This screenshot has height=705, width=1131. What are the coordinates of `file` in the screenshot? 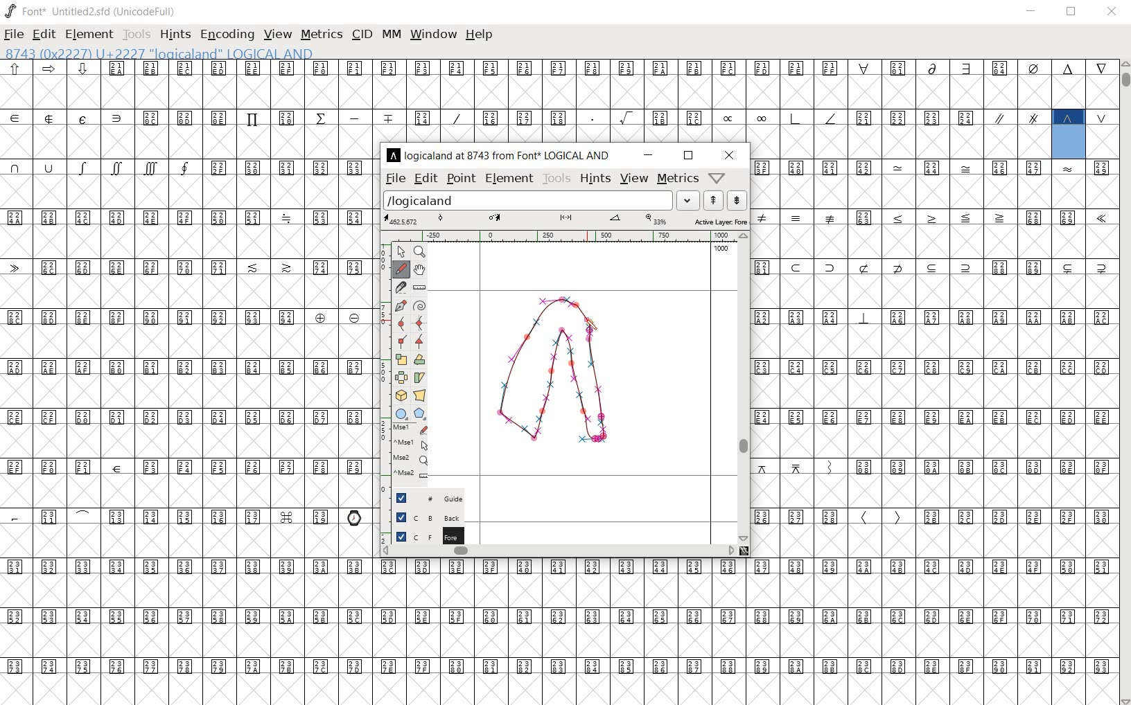 It's located at (394, 179).